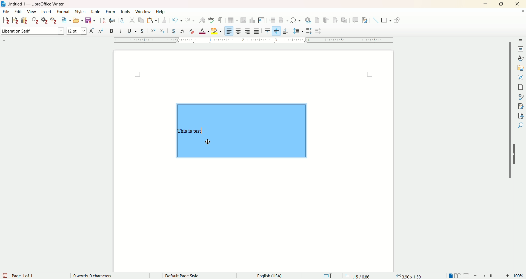 The height and width of the screenshot is (279, 526). Describe the element at coordinates (221, 30) in the screenshot. I see `line color` at that location.